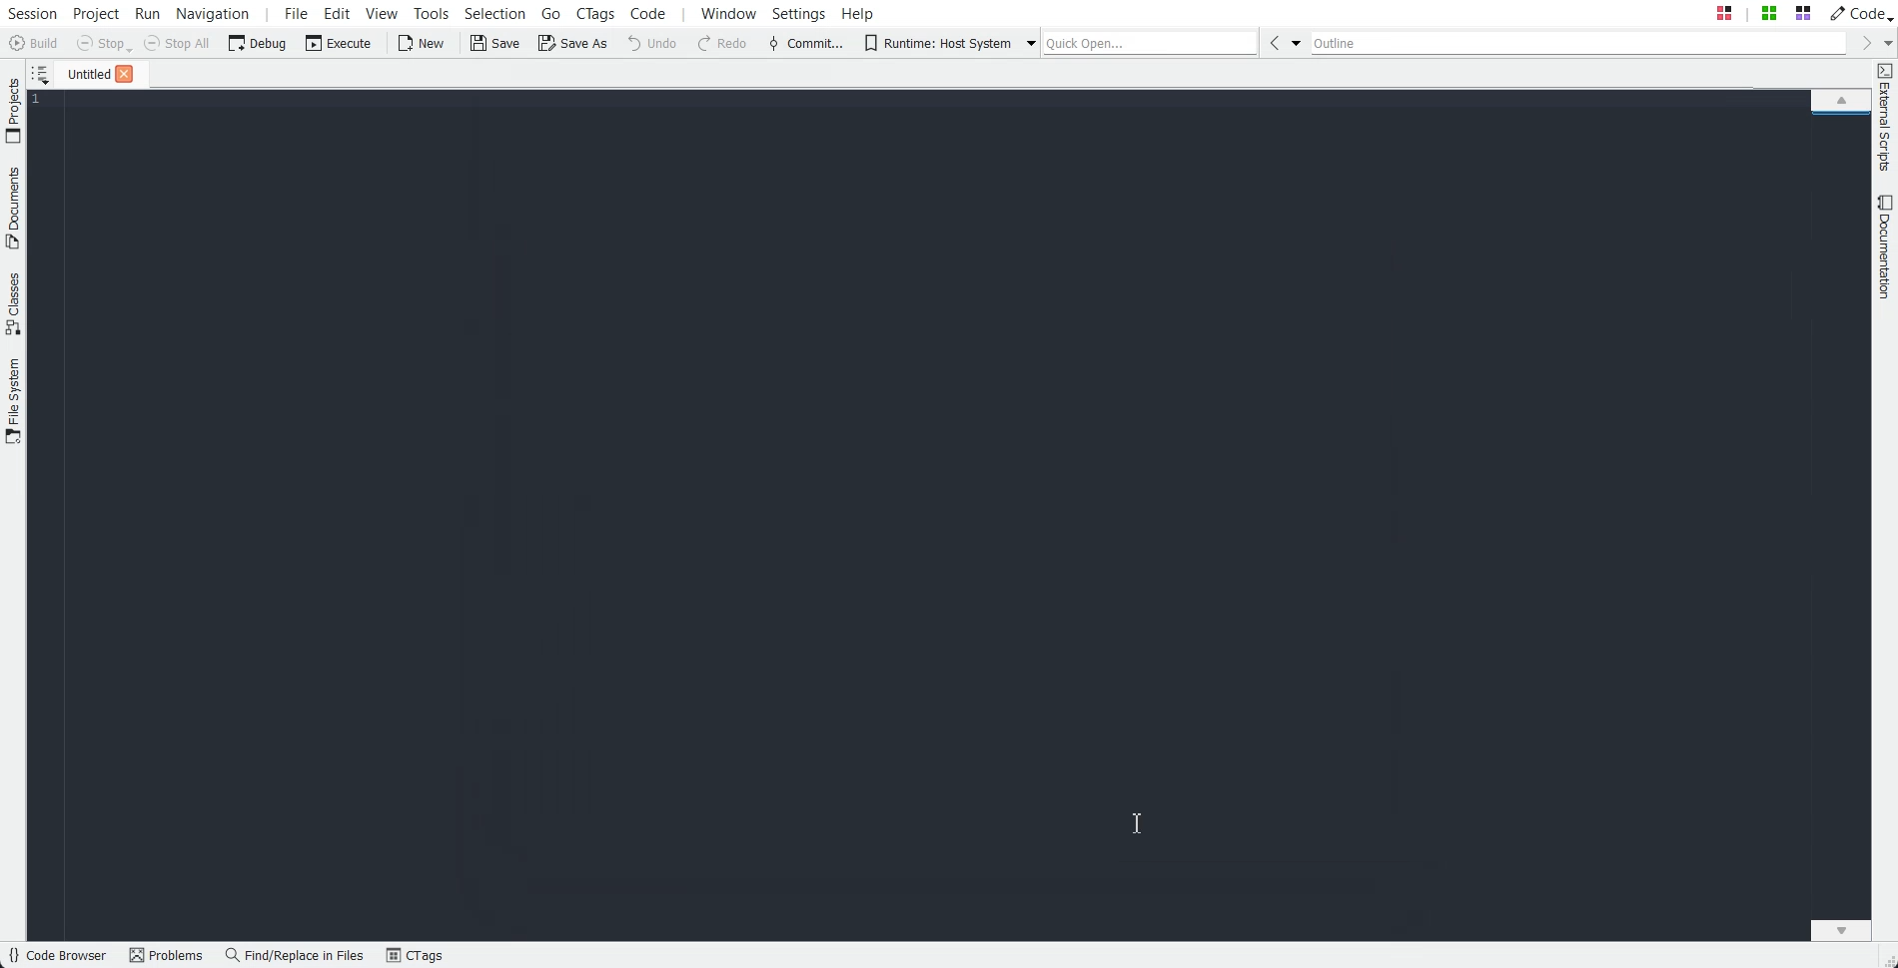 The height and width of the screenshot is (968, 1898). Describe the element at coordinates (553, 12) in the screenshot. I see `Go` at that location.